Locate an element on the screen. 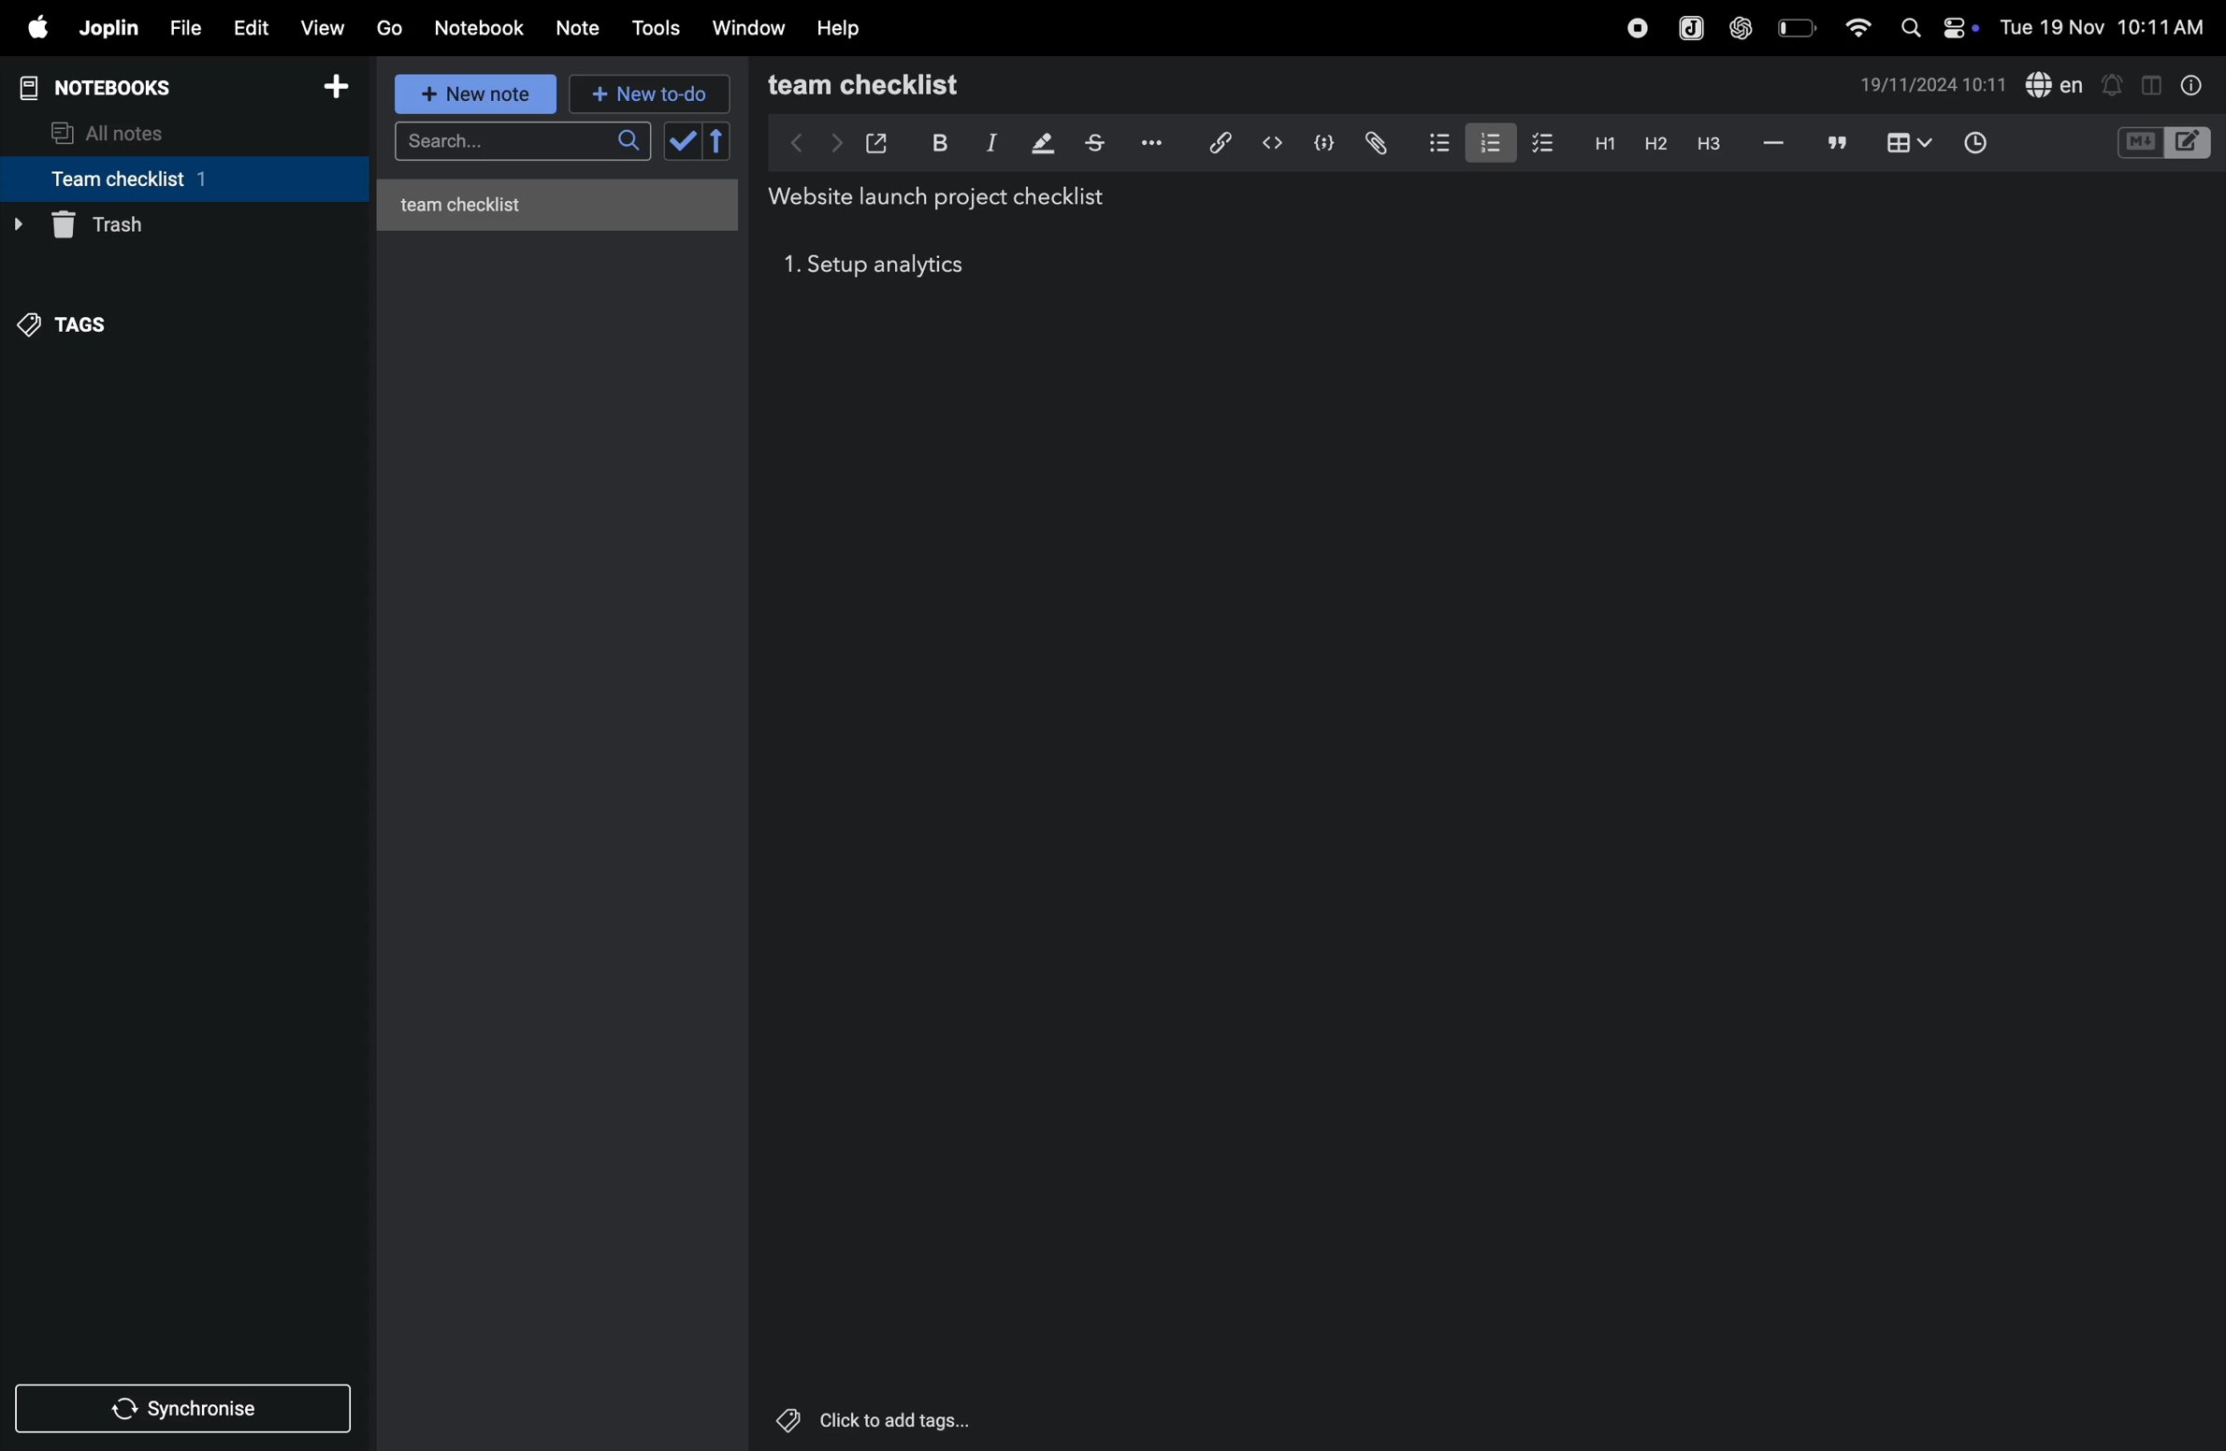  strike through is located at coordinates (1094, 143).